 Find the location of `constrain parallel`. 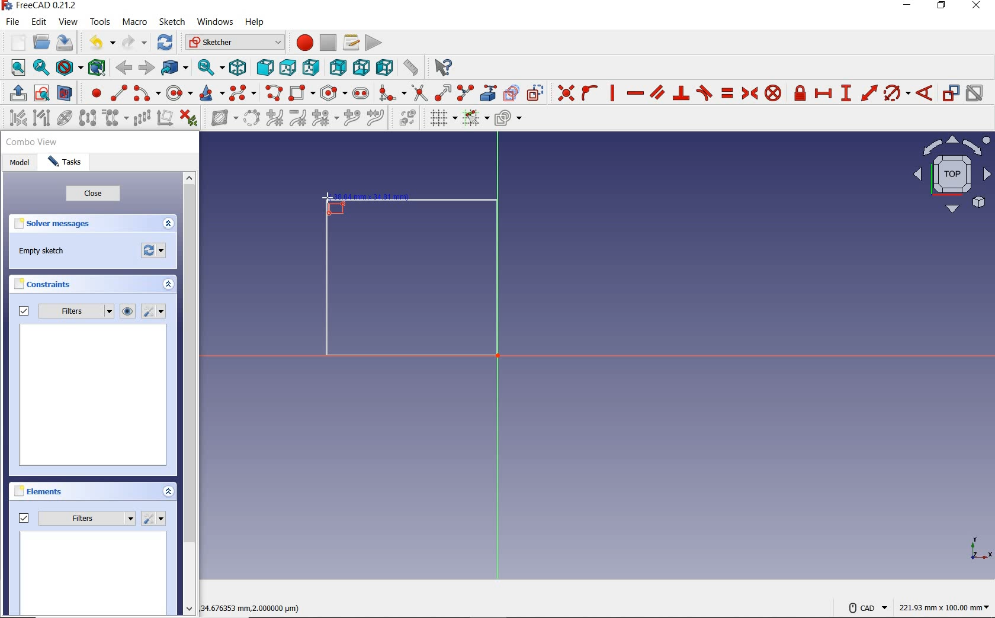

constrain parallel is located at coordinates (657, 93).